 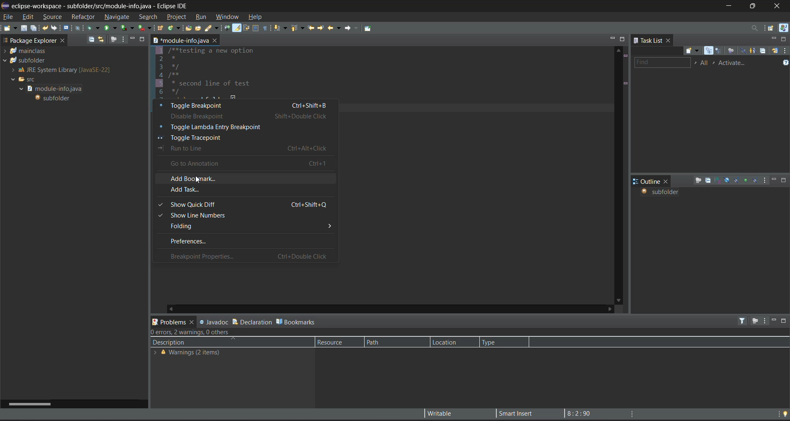 I want to click on JRE System Library [JavaSE-22], so click(x=59, y=70).